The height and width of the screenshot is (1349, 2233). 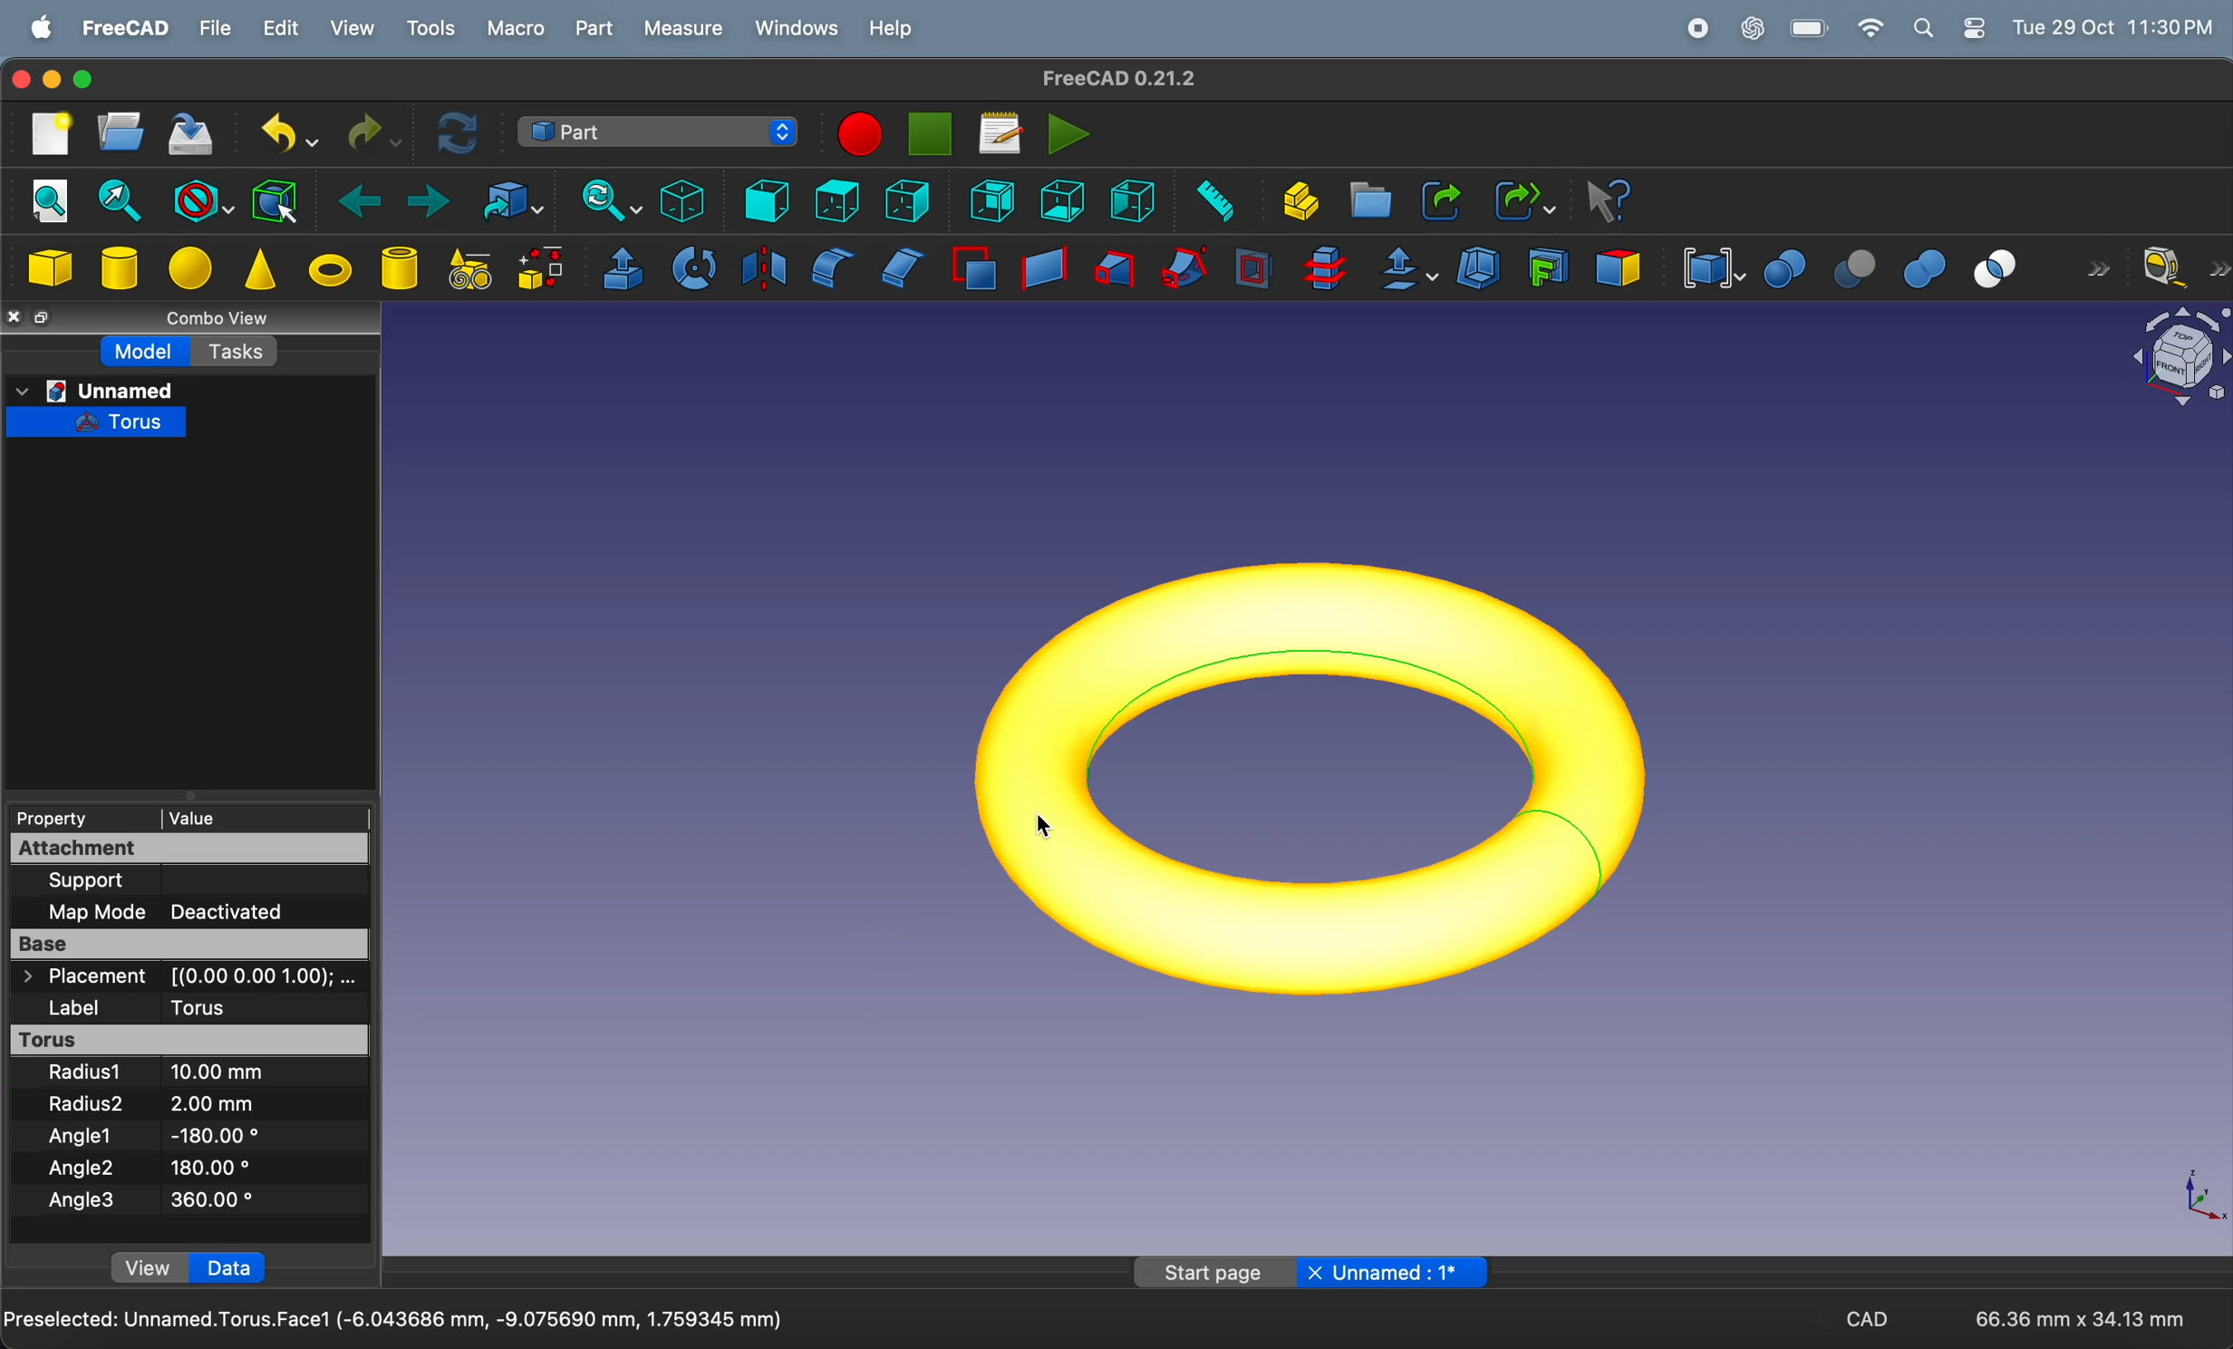 I want to click on Angle 1, so click(x=82, y=1136).